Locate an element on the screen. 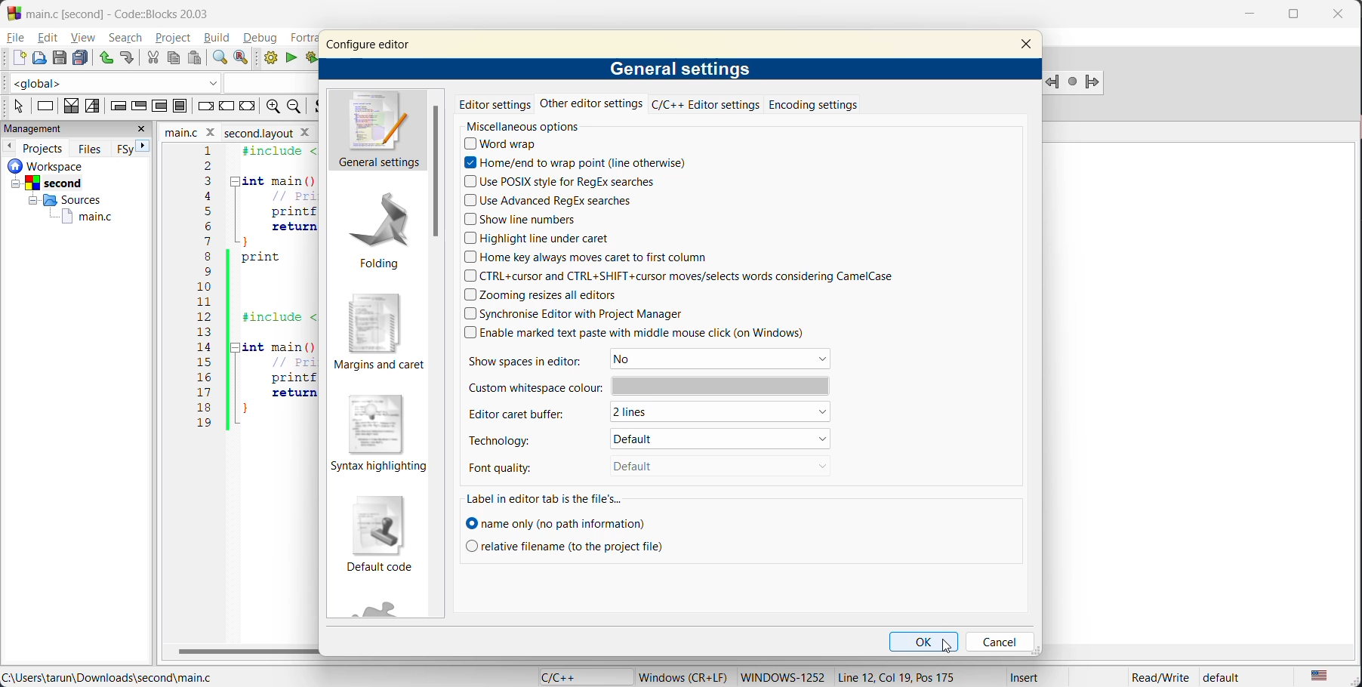 This screenshot has height=687, width=1362. syntax highlighting is located at coordinates (376, 431).